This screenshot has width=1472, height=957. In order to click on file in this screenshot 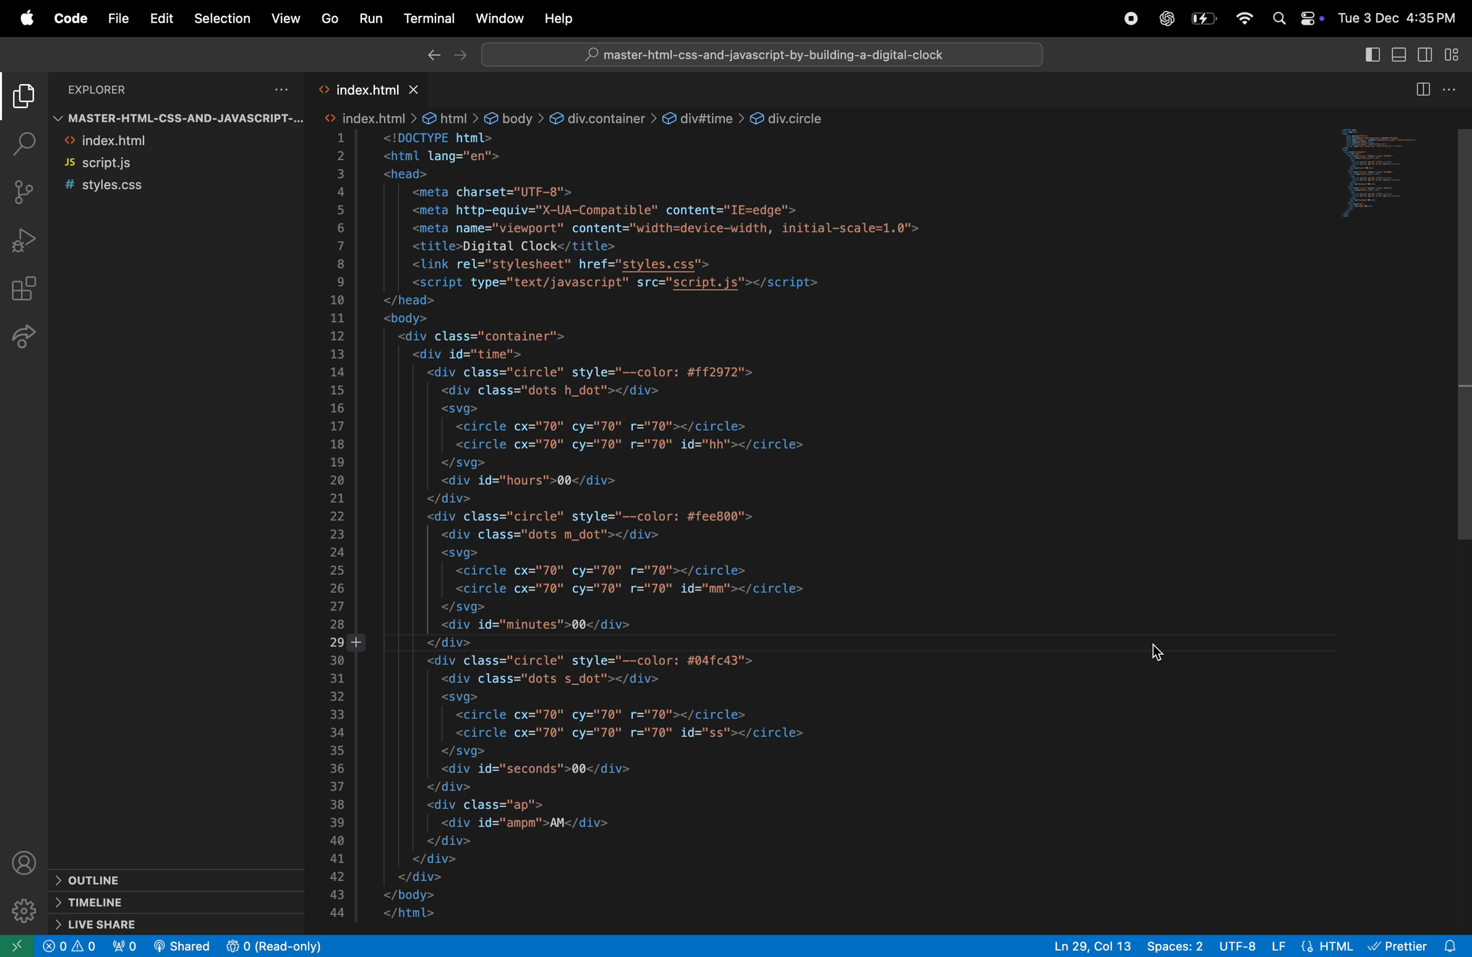, I will do `click(115, 17)`.